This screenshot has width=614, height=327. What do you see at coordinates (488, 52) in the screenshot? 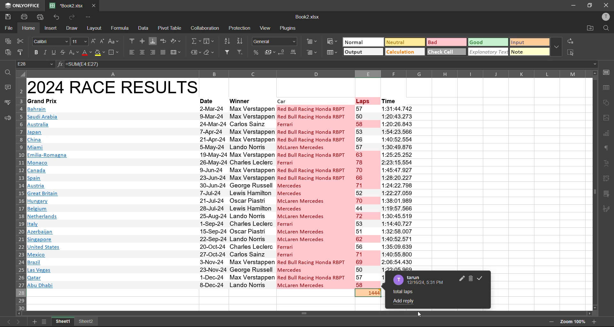
I see `explanatory text` at bounding box center [488, 52].